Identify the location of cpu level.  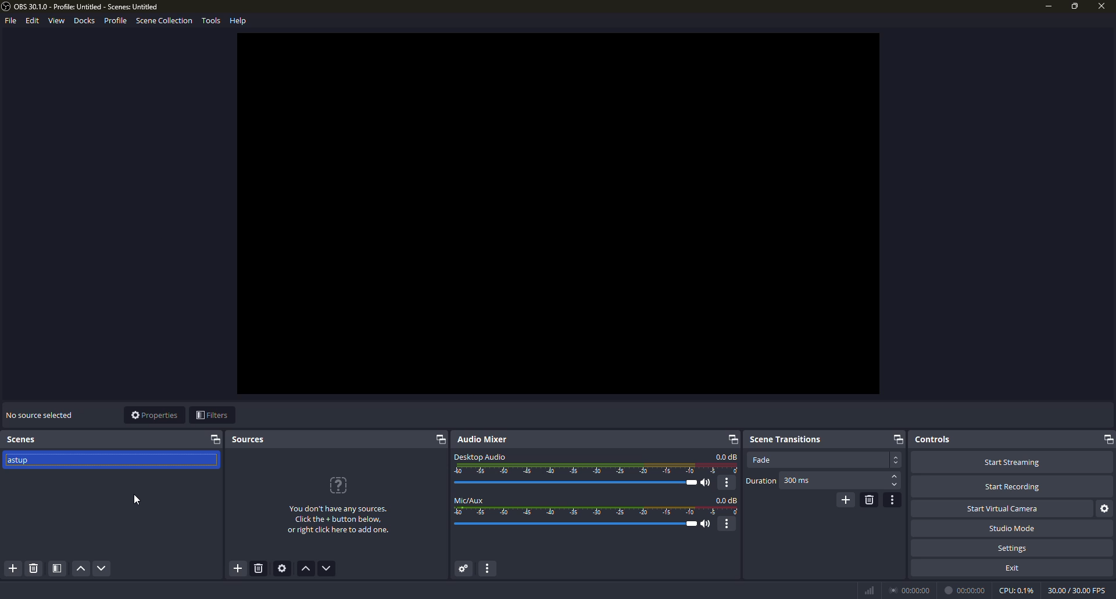
(1016, 589).